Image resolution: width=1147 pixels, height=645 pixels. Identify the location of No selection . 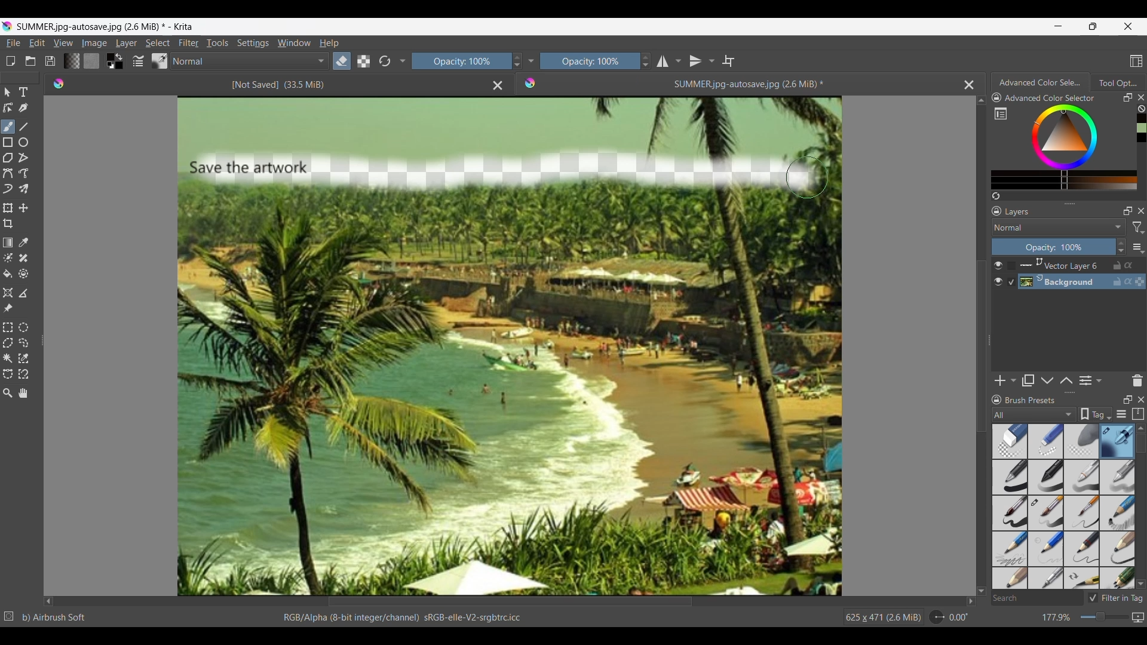
(9, 616).